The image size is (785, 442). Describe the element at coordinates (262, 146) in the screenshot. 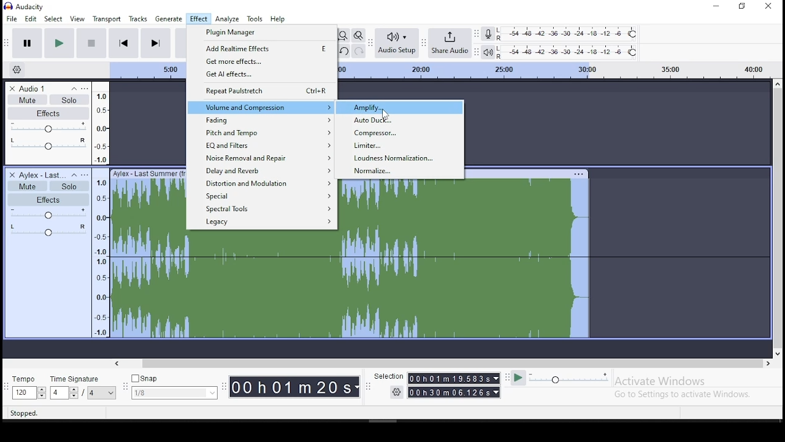

I see `EQ and filters` at that location.